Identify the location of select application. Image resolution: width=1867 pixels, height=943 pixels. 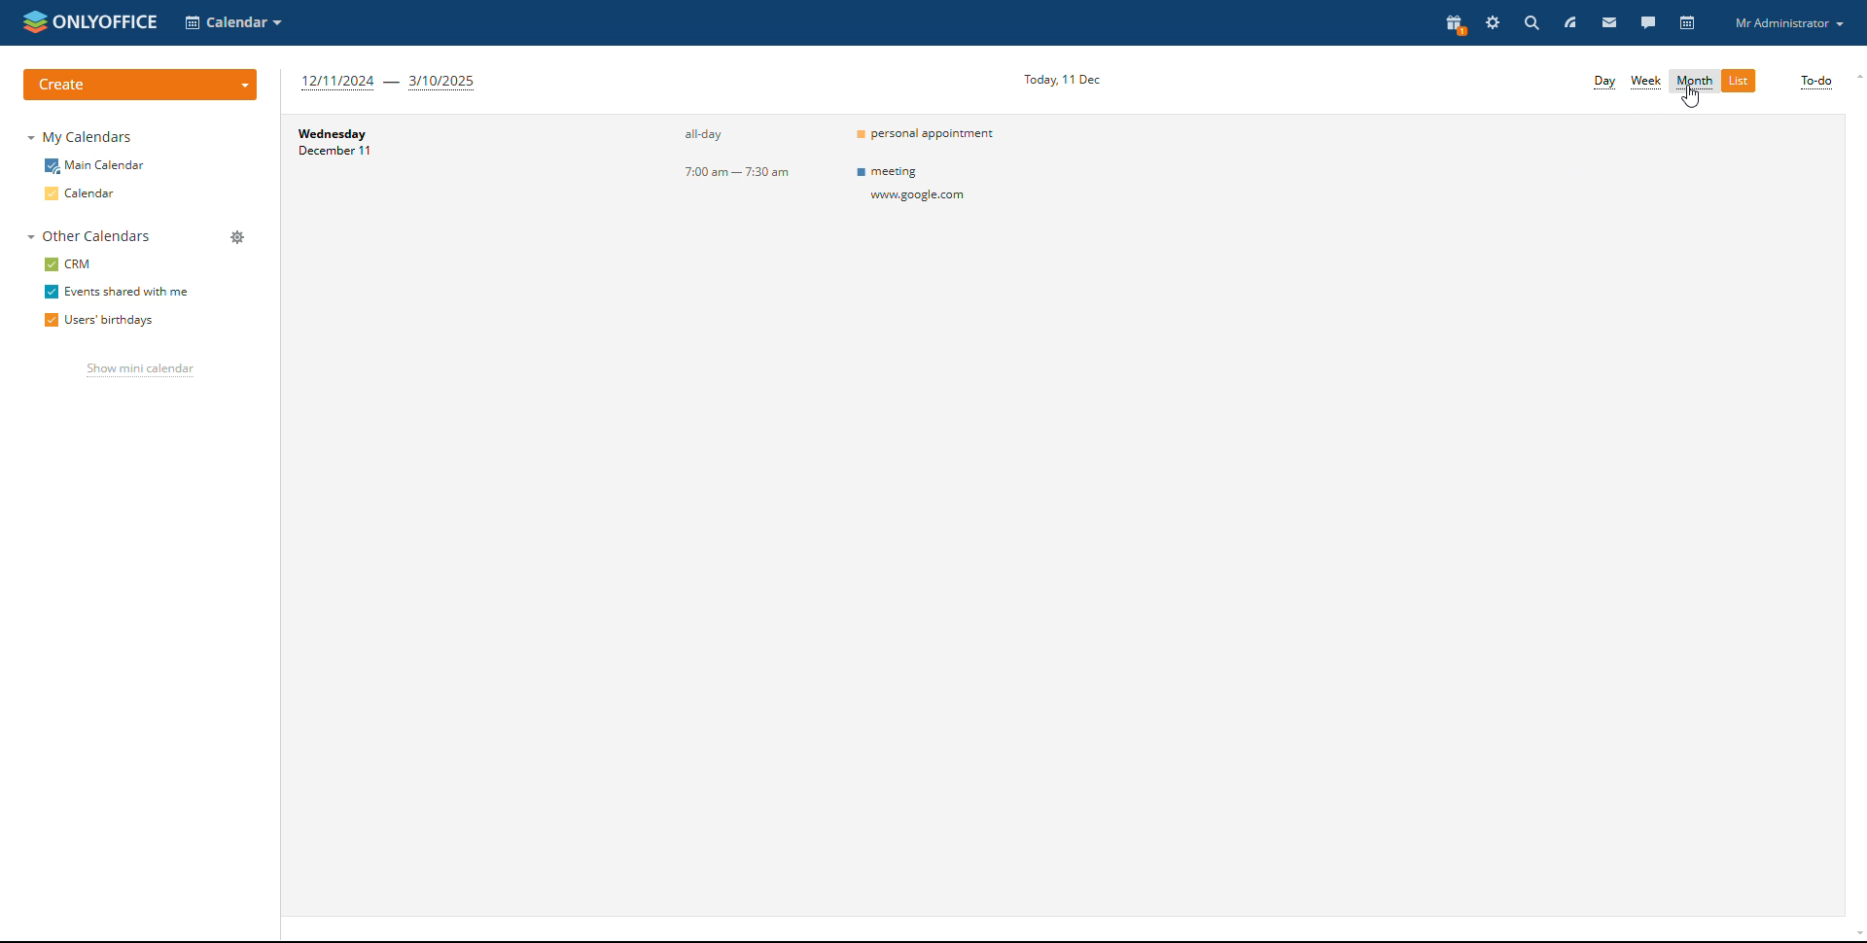
(235, 22).